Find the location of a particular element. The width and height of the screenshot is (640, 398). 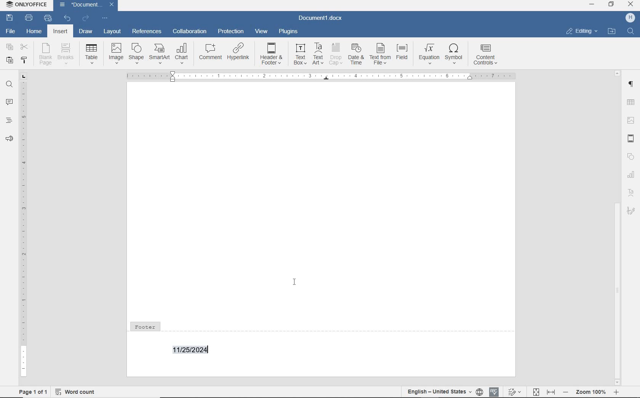

cut is located at coordinates (24, 47).